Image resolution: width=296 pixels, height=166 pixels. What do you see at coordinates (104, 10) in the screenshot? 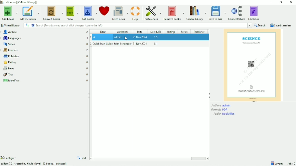
I see `Donate` at bounding box center [104, 10].